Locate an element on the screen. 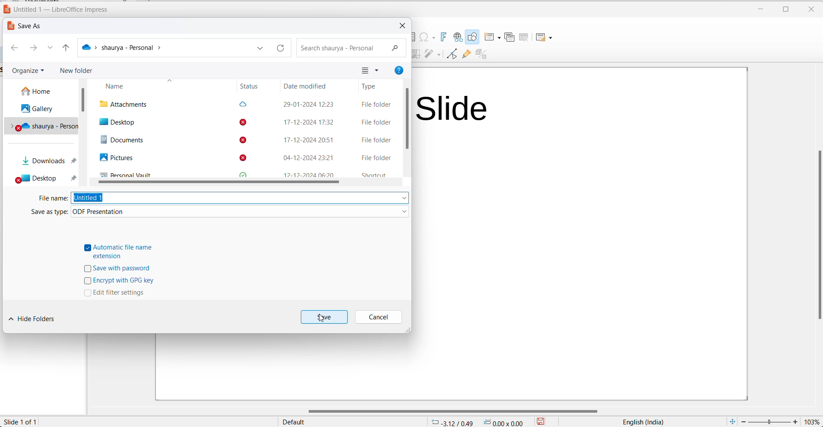 The width and height of the screenshot is (823, 427). slide number is located at coordinates (24, 421).